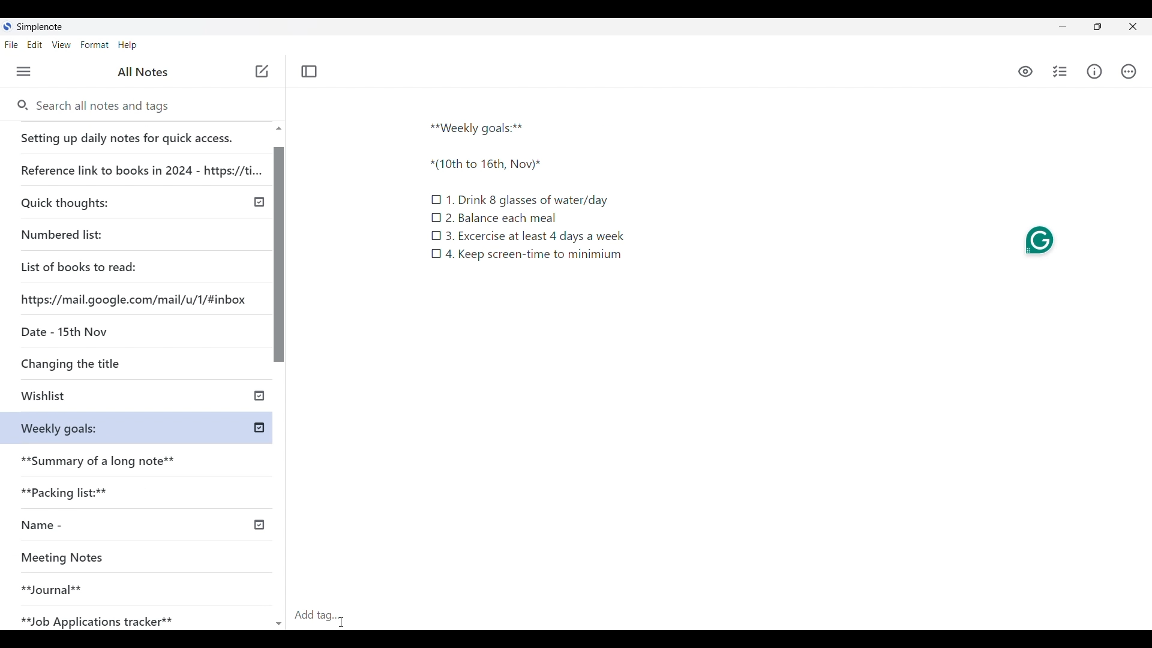 The width and height of the screenshot is (1152, 648). What do you see at coordinates (1133, 26) in the screenshot?
I see `Close ` at bounding box center [1133, 26].